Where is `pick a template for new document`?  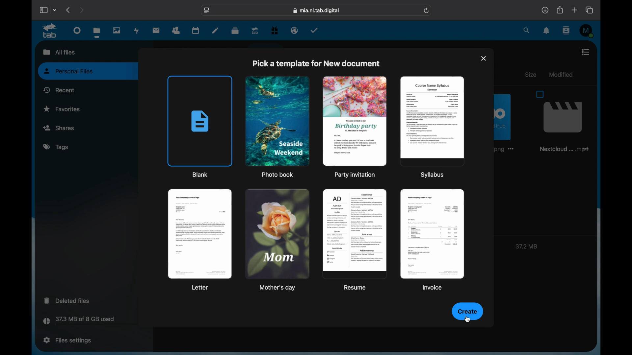 pick a template for new document is located at coordinates (317, 63).